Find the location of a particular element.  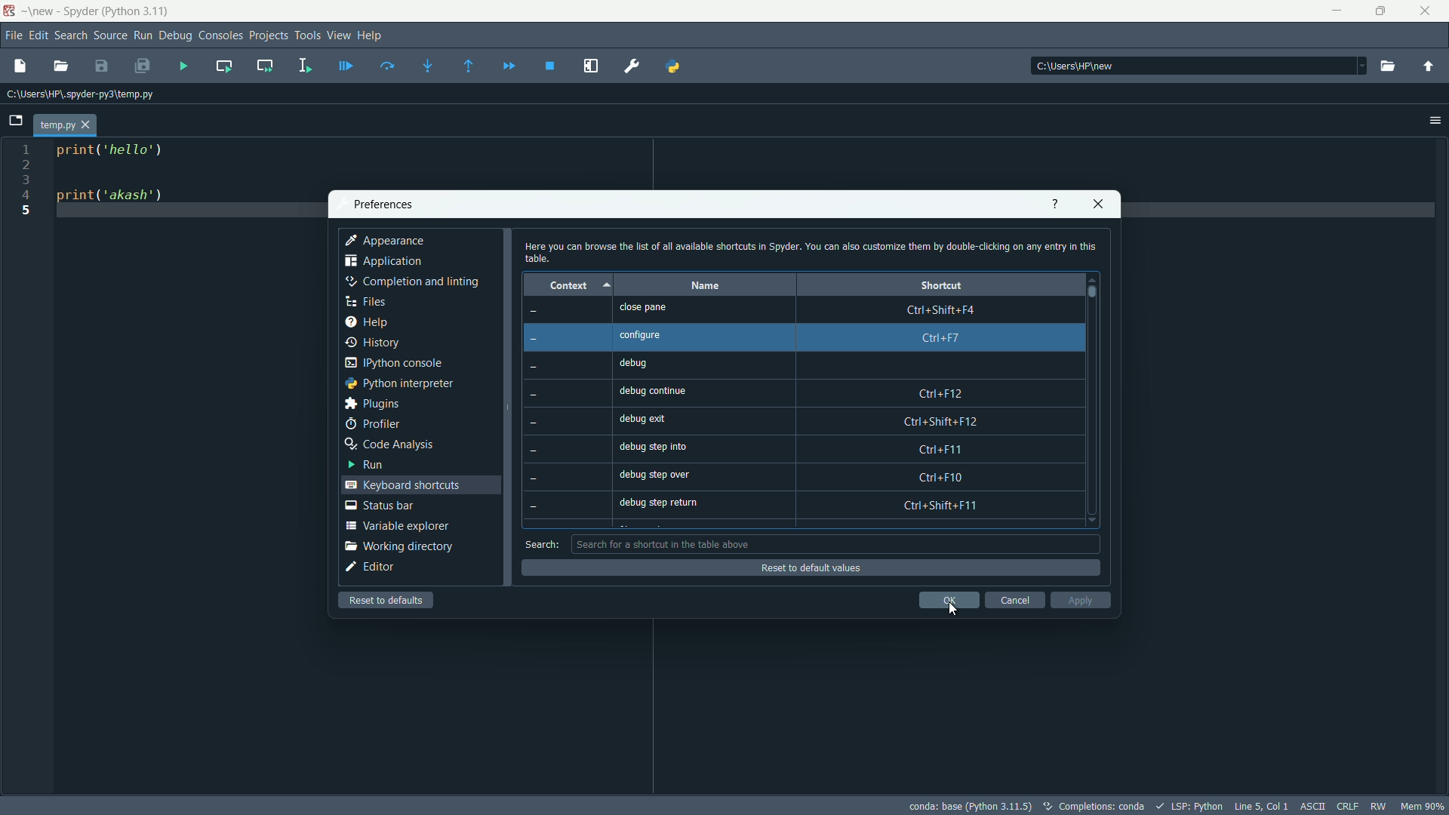

browse tabs is located at coordinates (16, 121).